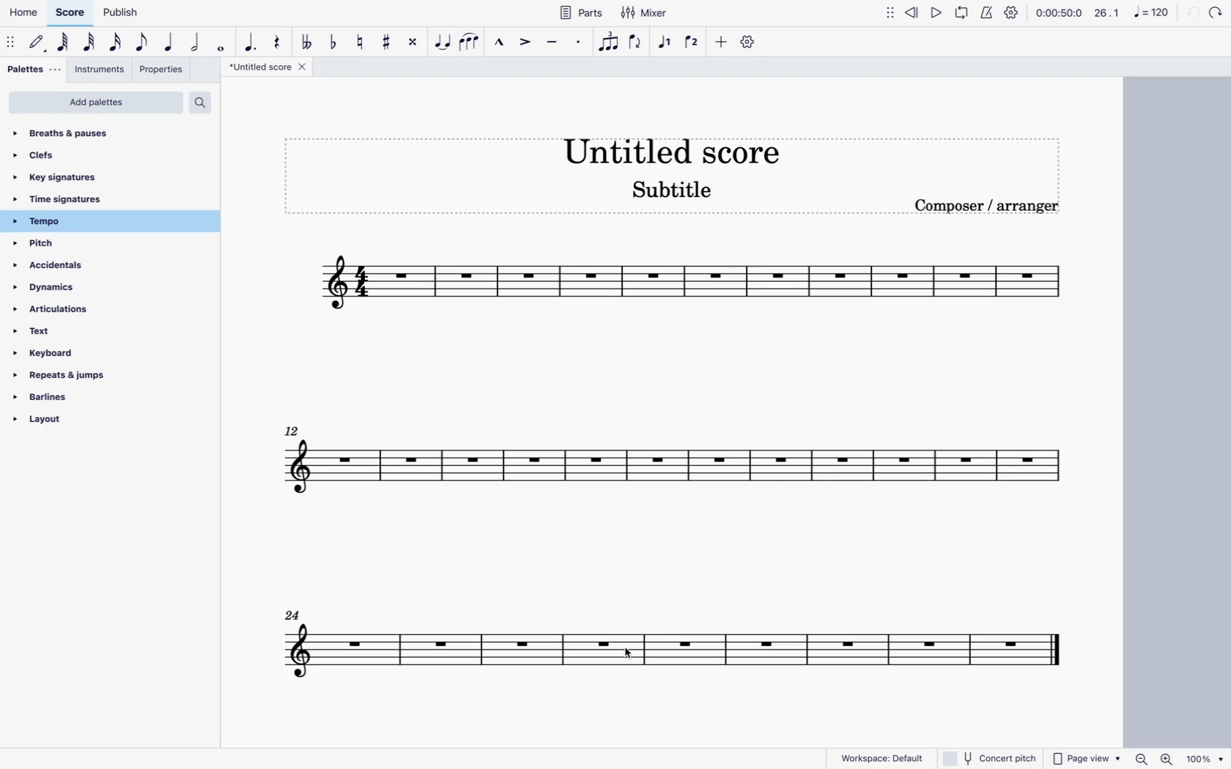 The width and height of the screenshot is (1231, 769). Describe the element at coordinates (119, 14) in the screenshot. I see `publish` at that location.